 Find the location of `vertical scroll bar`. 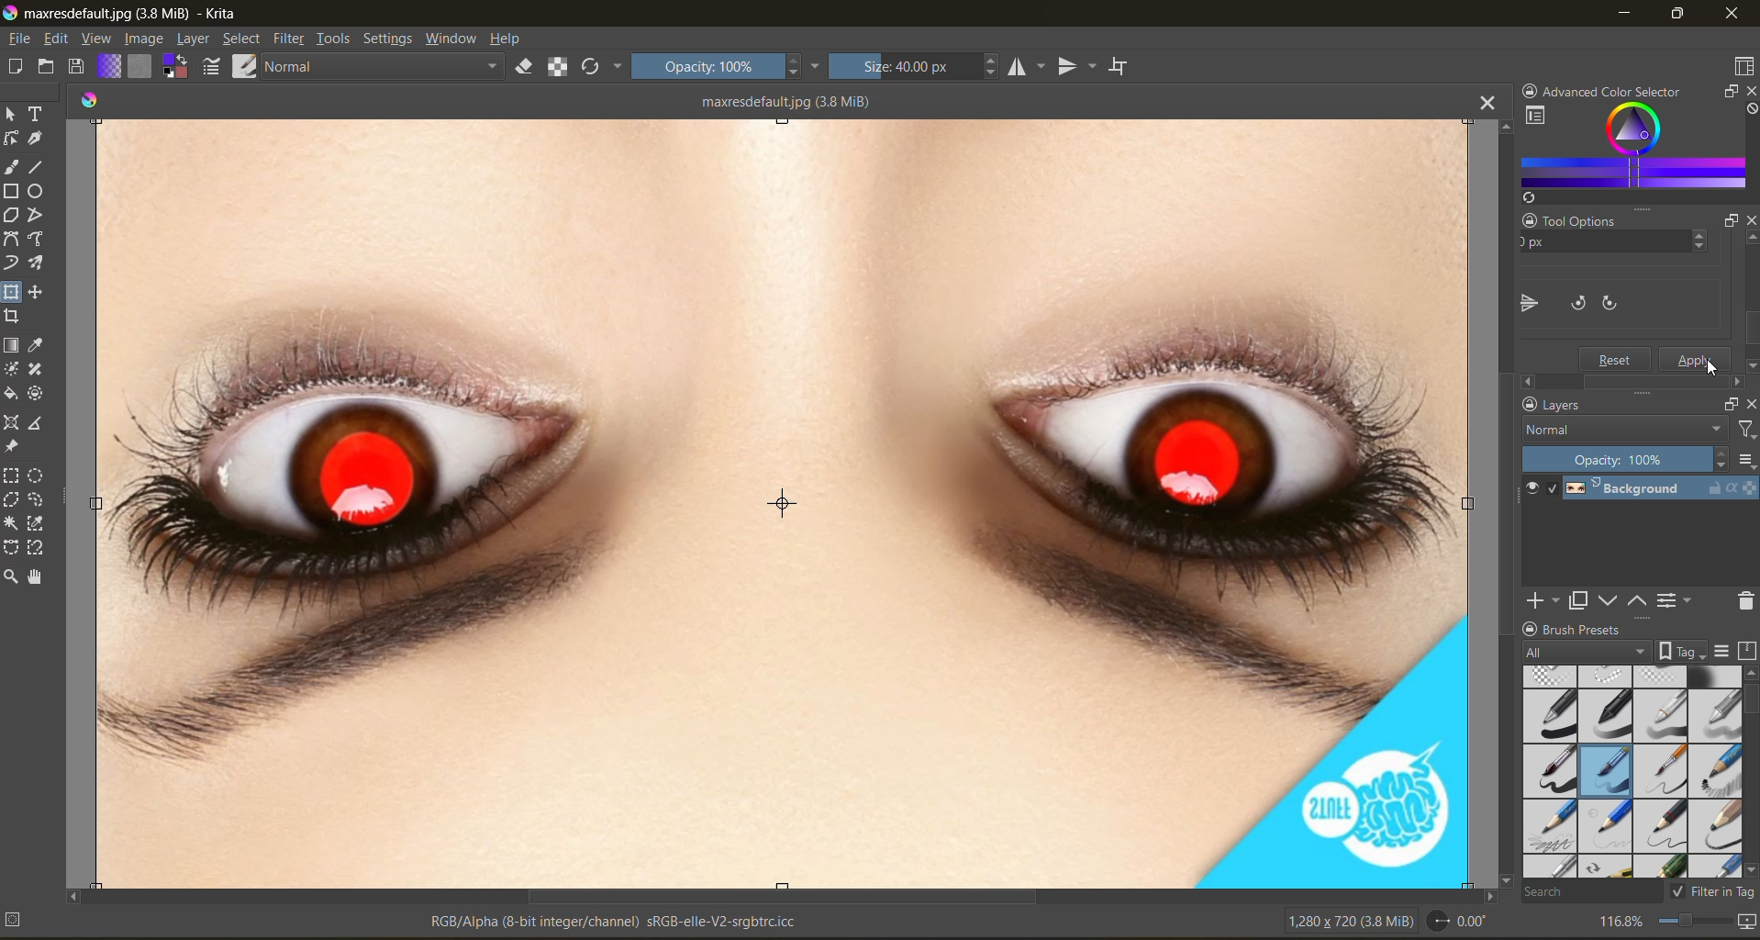

vertical scroll bar is located at coordinates (1503, 502).